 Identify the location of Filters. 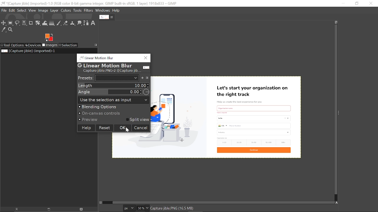
(89, 11).